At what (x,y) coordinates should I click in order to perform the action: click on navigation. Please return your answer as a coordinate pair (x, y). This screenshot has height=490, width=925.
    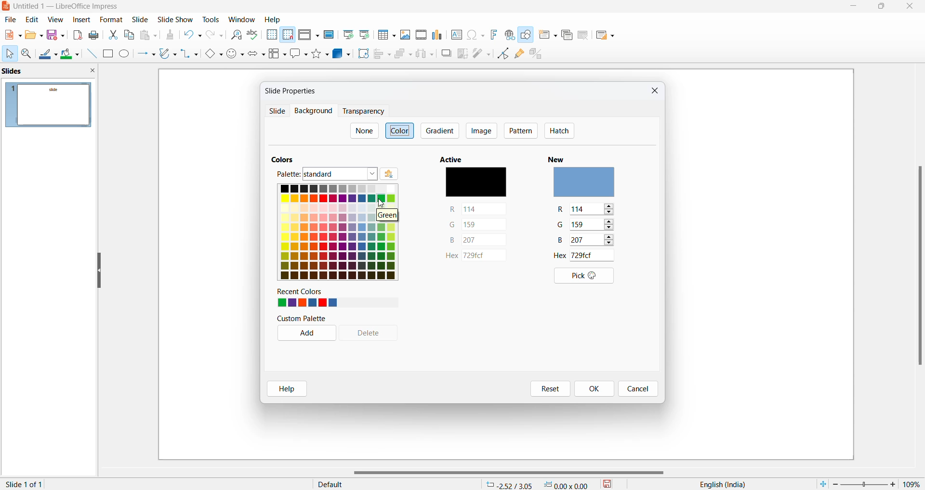
    Looking at the image, I should click on (481, 130).